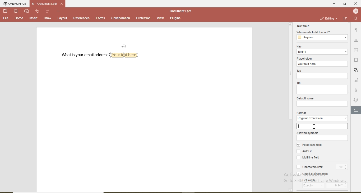 Image resolution: width=361 pixels, height=193 pixels. What do you see at coordinates (314, 127) in the screenshot?
I see `cursor` at bounding box center [314, 127].